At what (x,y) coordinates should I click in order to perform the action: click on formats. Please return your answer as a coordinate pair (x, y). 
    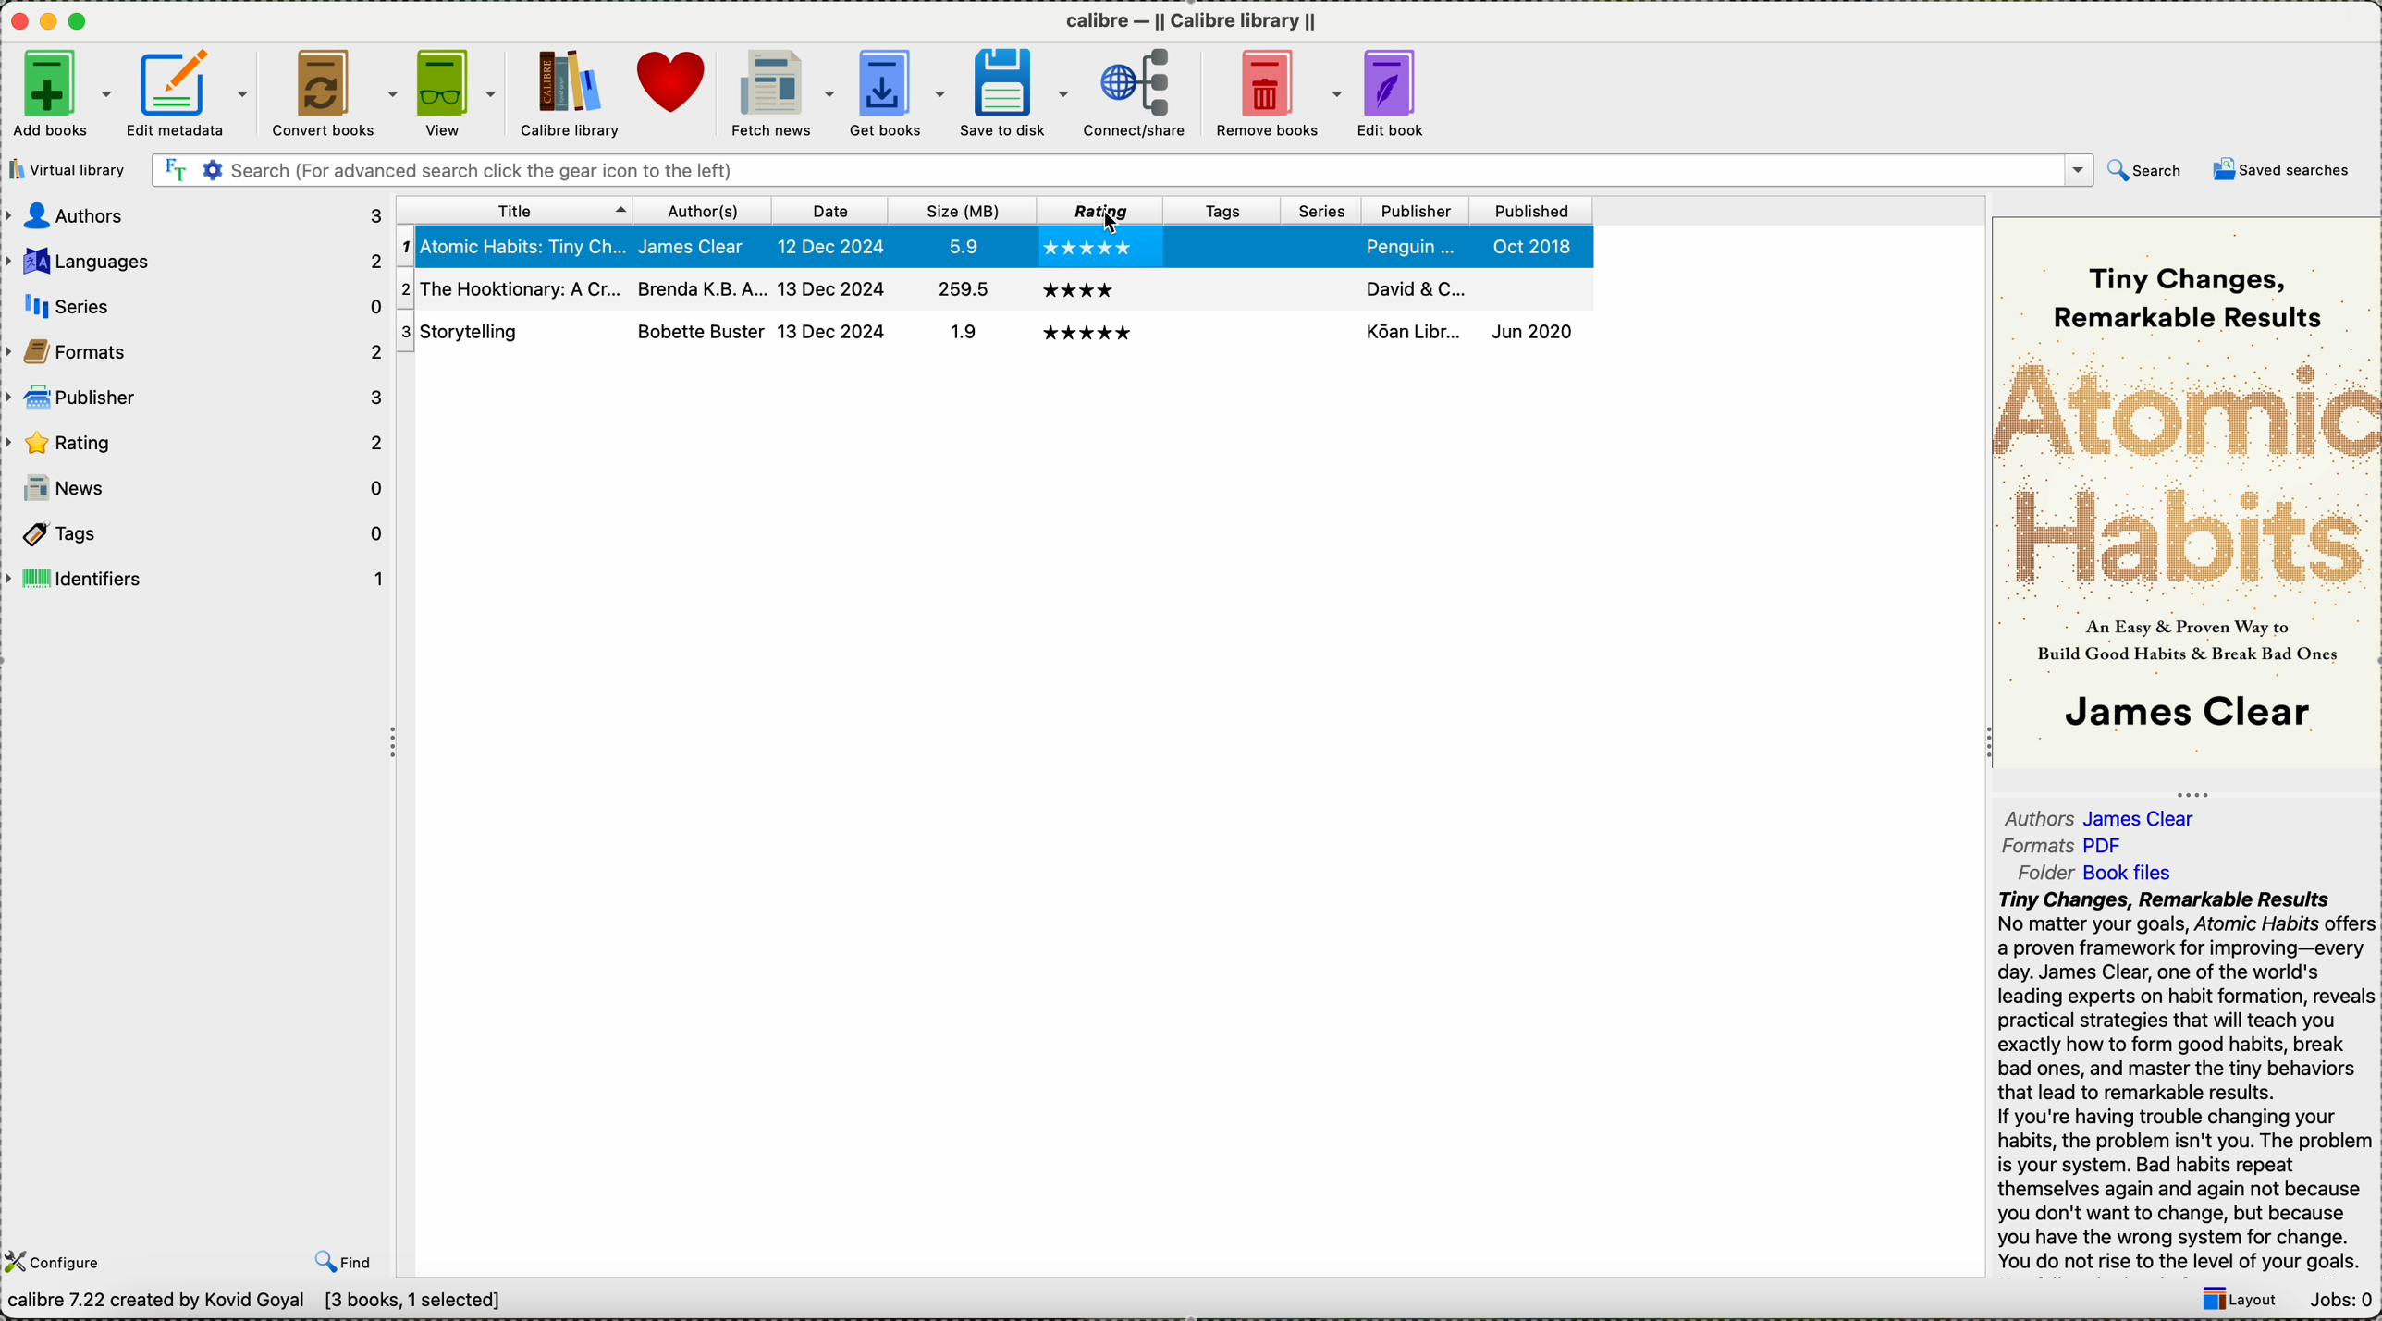
    Looking at the image, I should click on (195, 349).